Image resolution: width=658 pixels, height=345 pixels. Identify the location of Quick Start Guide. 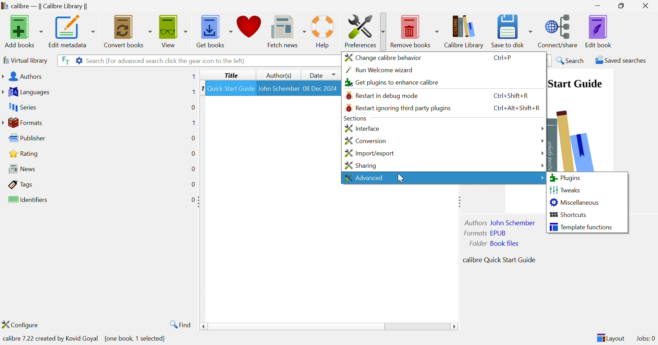
(231, 88).